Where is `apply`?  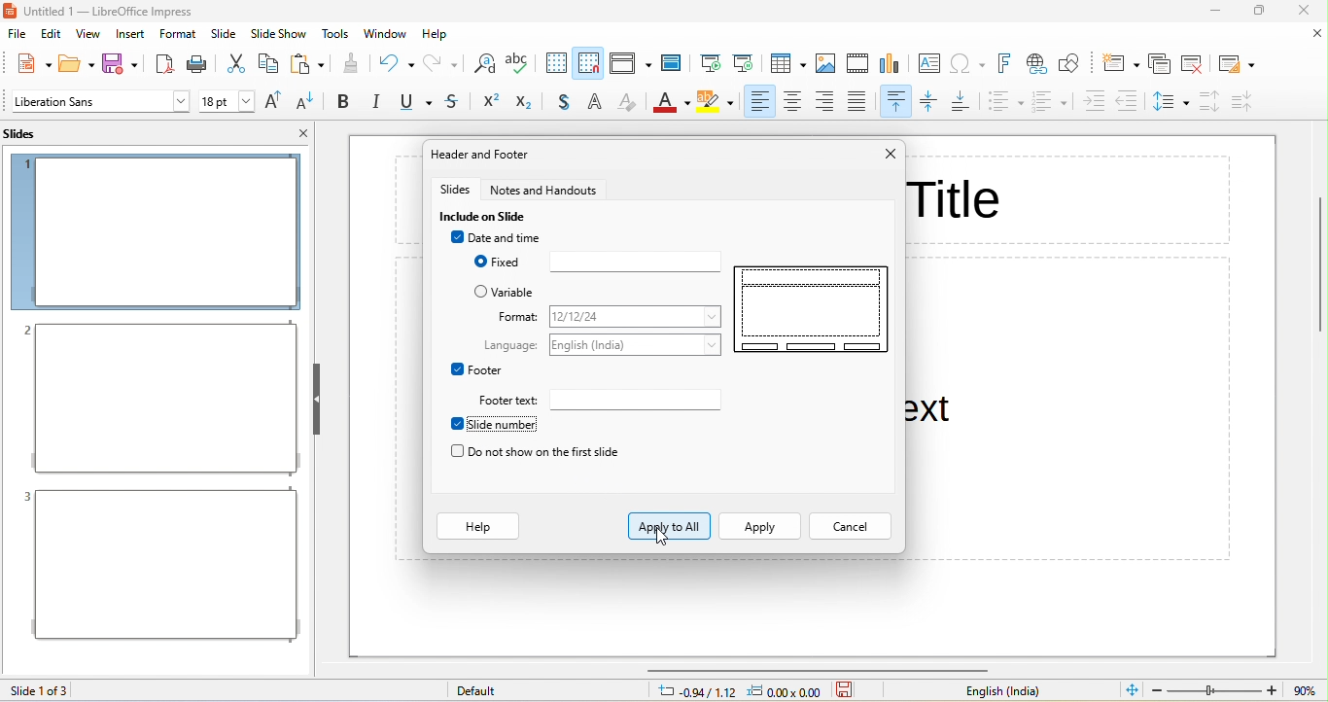
apply is located at coordinates (758, 527).